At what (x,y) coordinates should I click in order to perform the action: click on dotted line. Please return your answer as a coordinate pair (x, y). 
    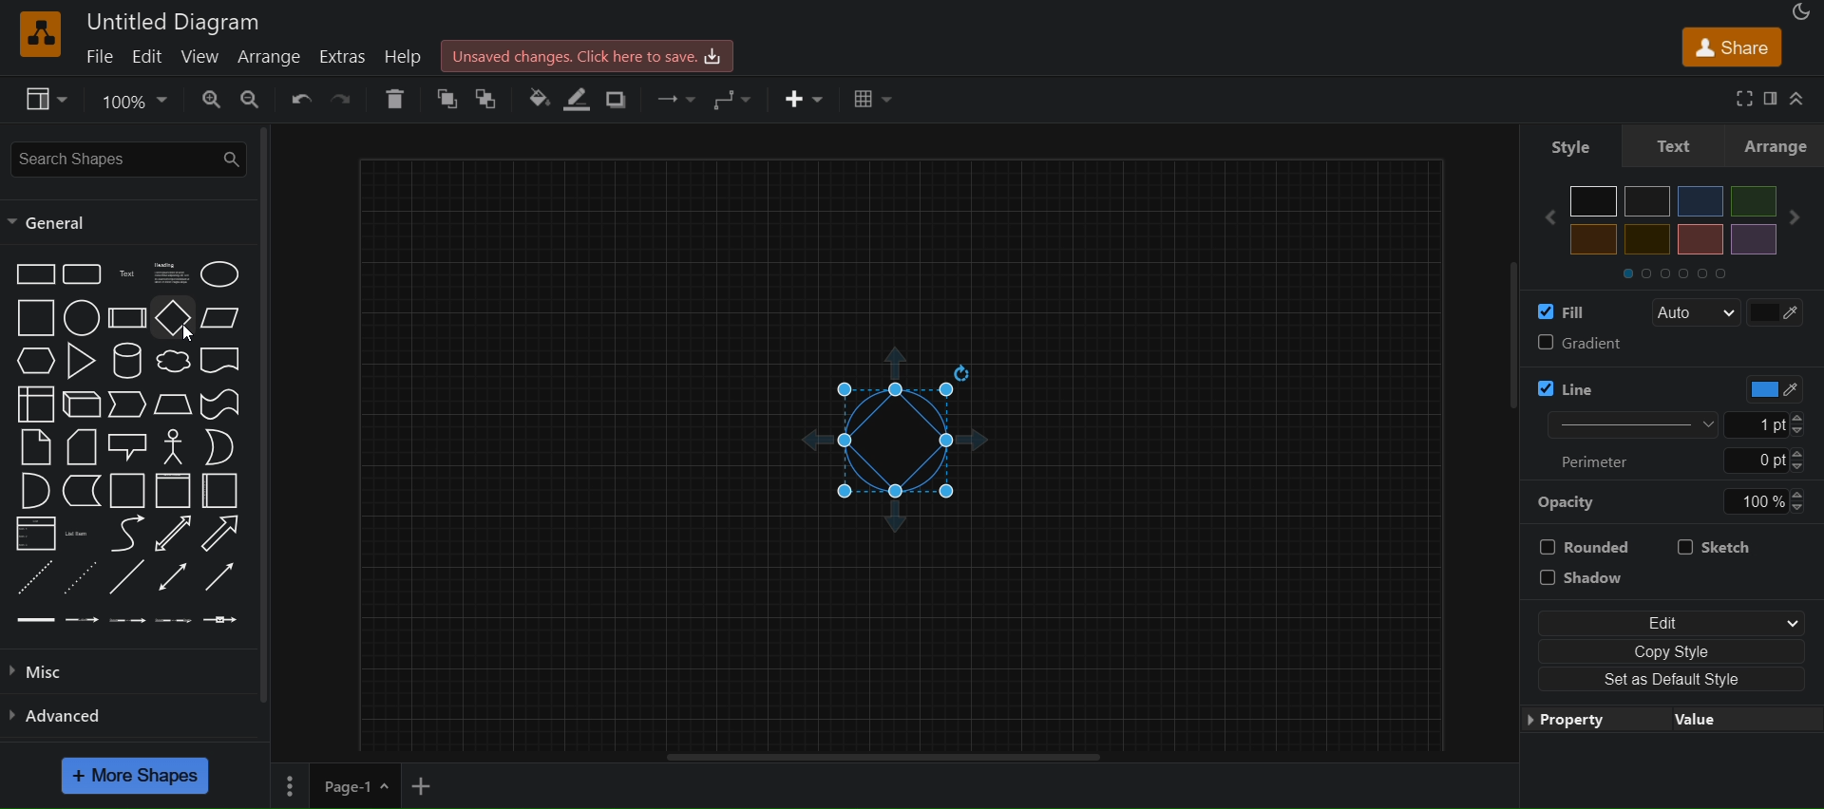
    Looking at the image, I should click on (81, 576).